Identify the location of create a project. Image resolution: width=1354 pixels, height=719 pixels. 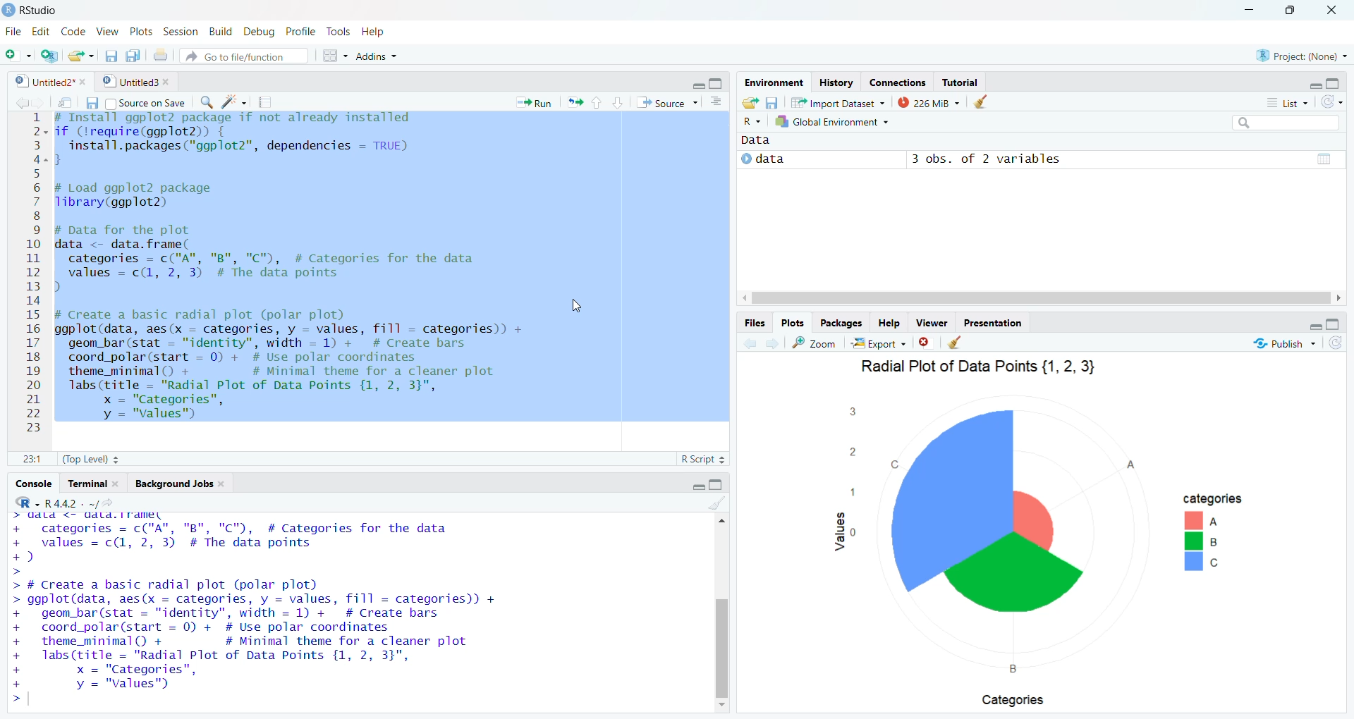
(49, 54).